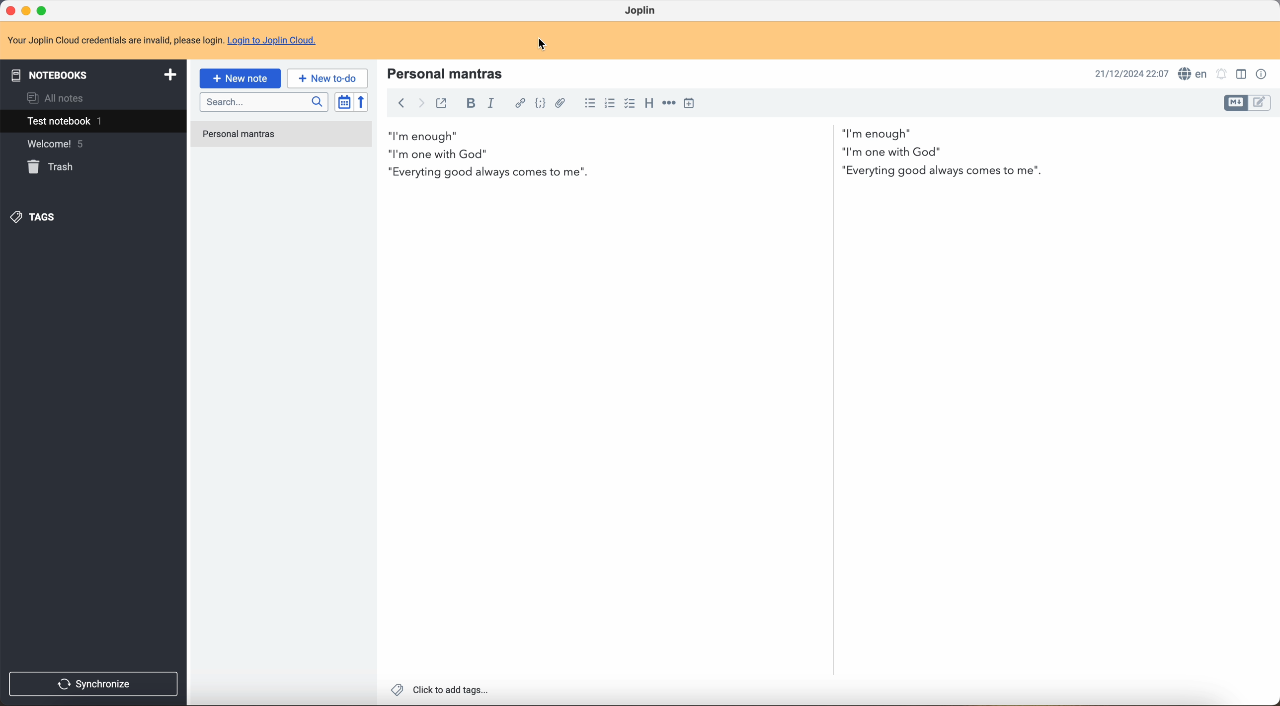 The image size is (1280, 706). Describe the element at coordinates (400, 104) in the screenshot. I see `back` at that location.